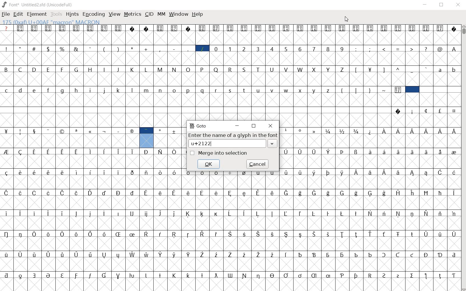  What do you see at coordinates (167, 97) in the screenshot?
I see `alphabets` at bounding box center [167, 97].